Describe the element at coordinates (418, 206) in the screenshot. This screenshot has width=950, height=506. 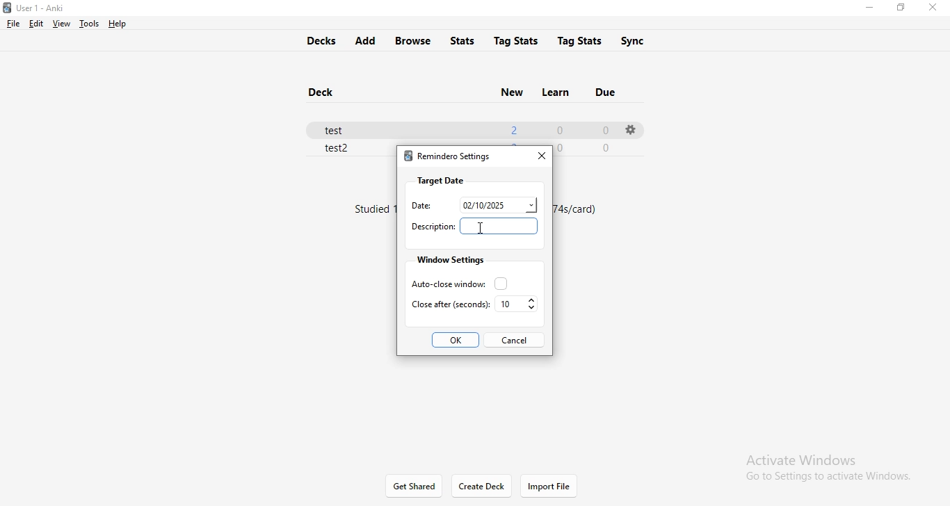
I see `date` at that location.